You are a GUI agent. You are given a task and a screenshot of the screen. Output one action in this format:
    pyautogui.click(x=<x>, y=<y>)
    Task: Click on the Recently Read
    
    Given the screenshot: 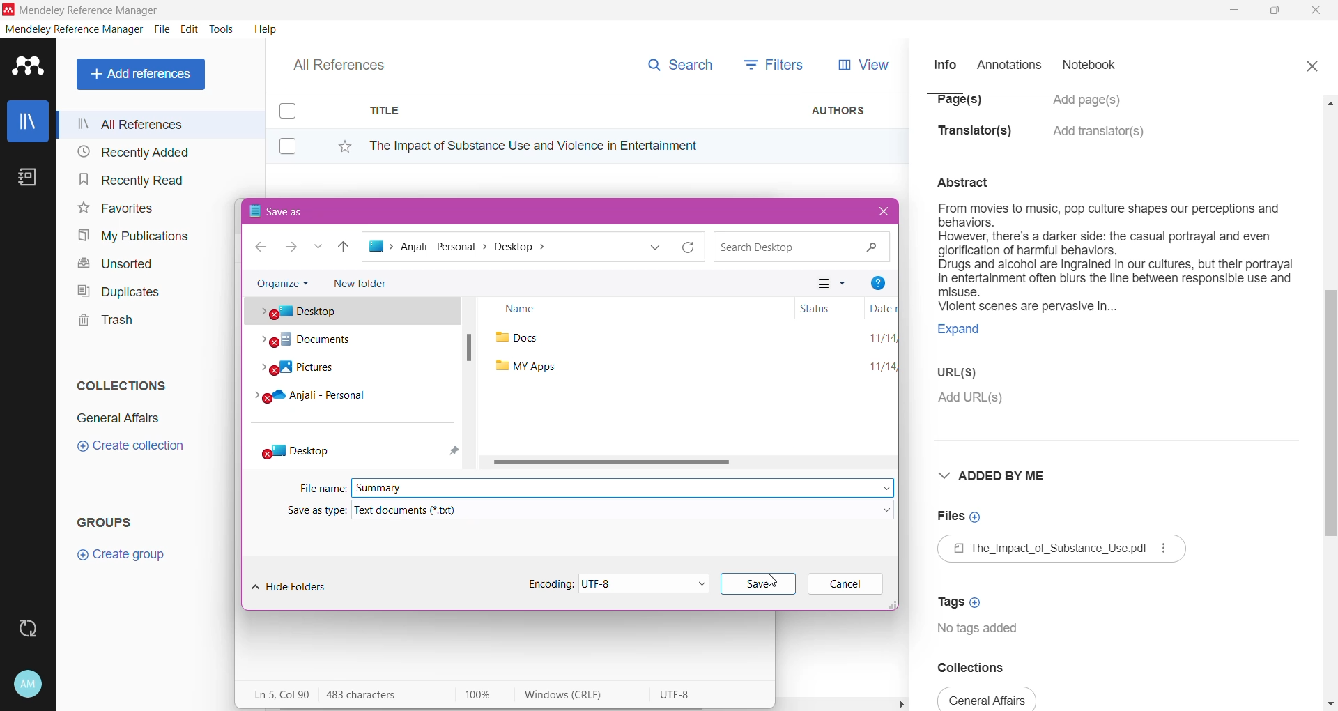 What is the action you would take?
    pyautogui.click(x=131, y=179)
    